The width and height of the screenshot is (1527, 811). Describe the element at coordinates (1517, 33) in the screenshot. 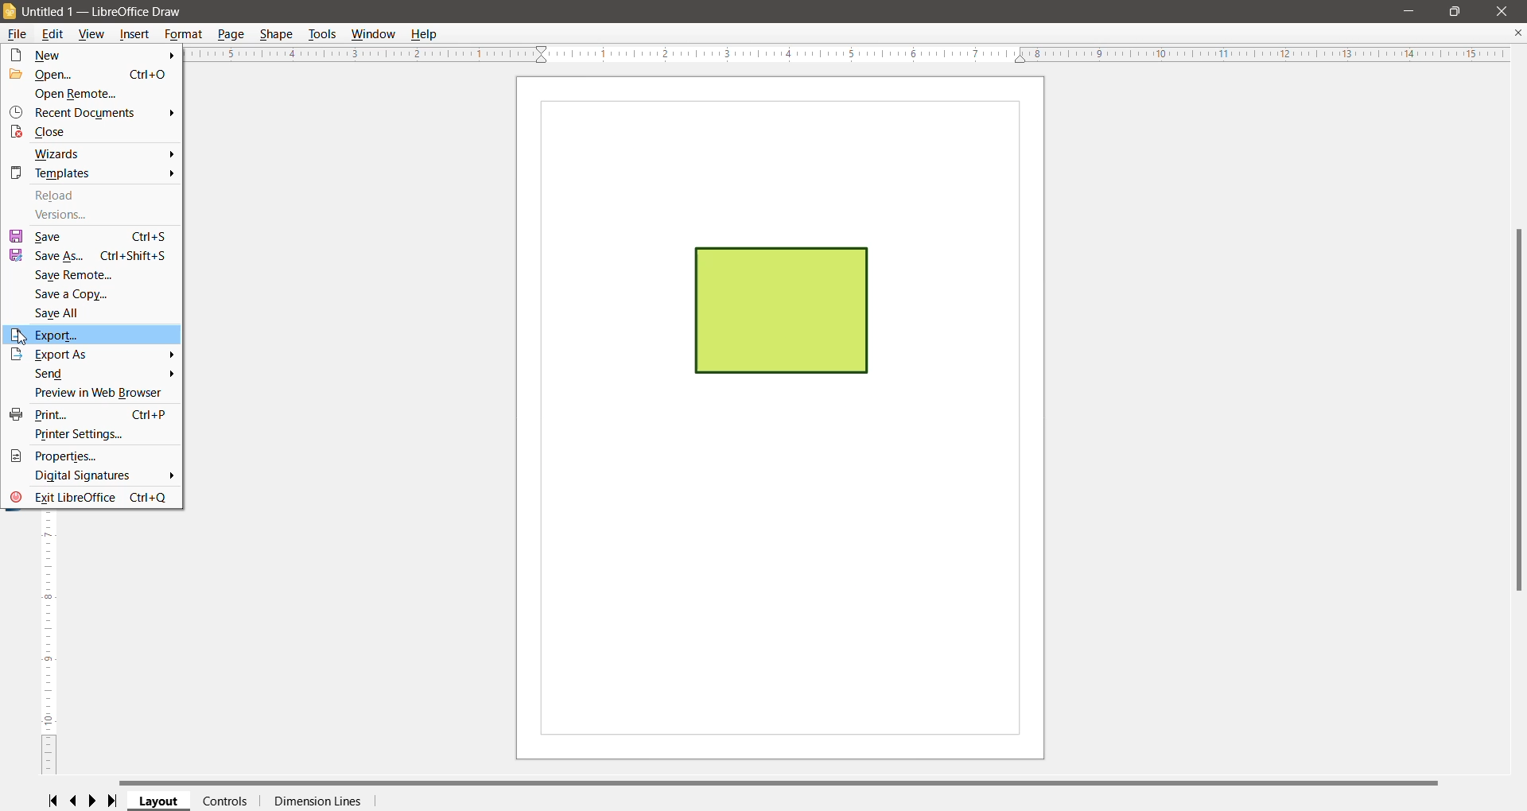

I see `Close Document` at that location.